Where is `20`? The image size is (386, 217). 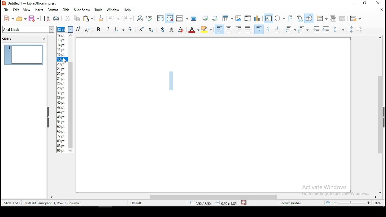
20 is located at coordinates (62, 64).